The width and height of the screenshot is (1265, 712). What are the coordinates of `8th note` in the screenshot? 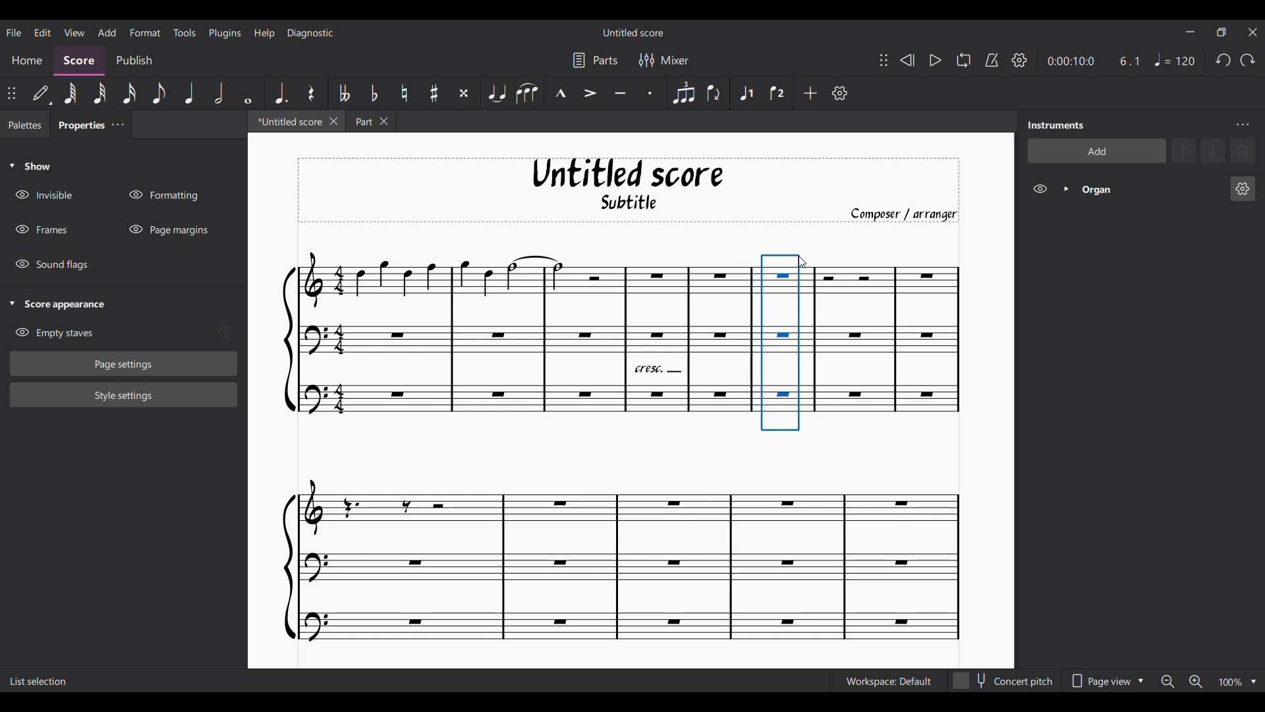 It's located at (159, 94).